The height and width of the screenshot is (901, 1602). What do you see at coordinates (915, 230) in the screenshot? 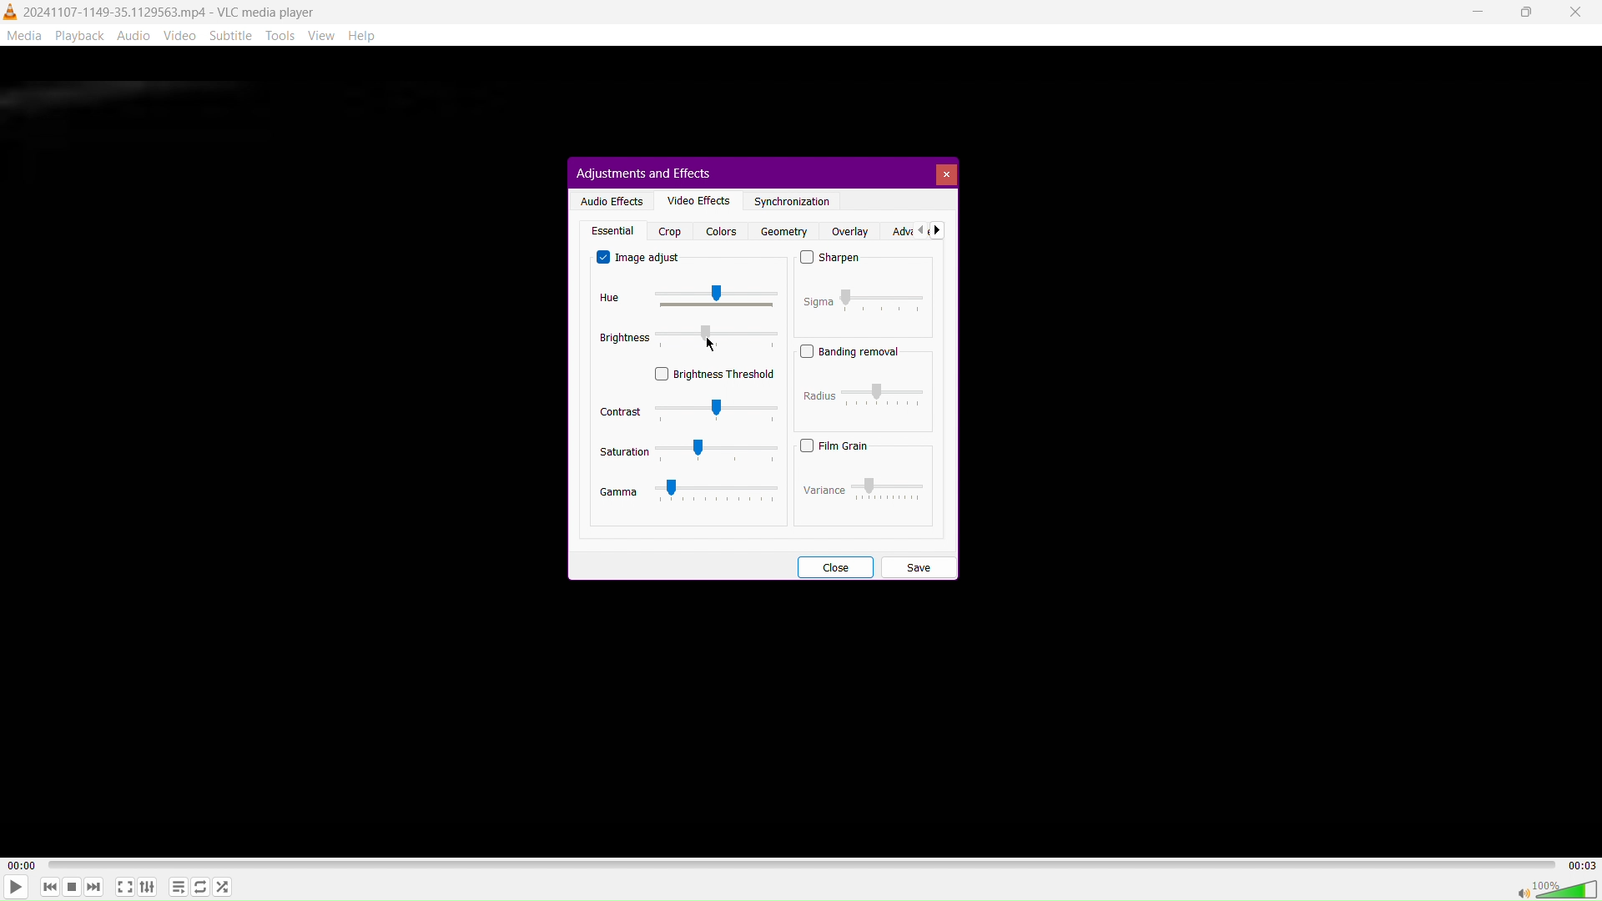
I see `Advanced` at bounding box center [915, 230].